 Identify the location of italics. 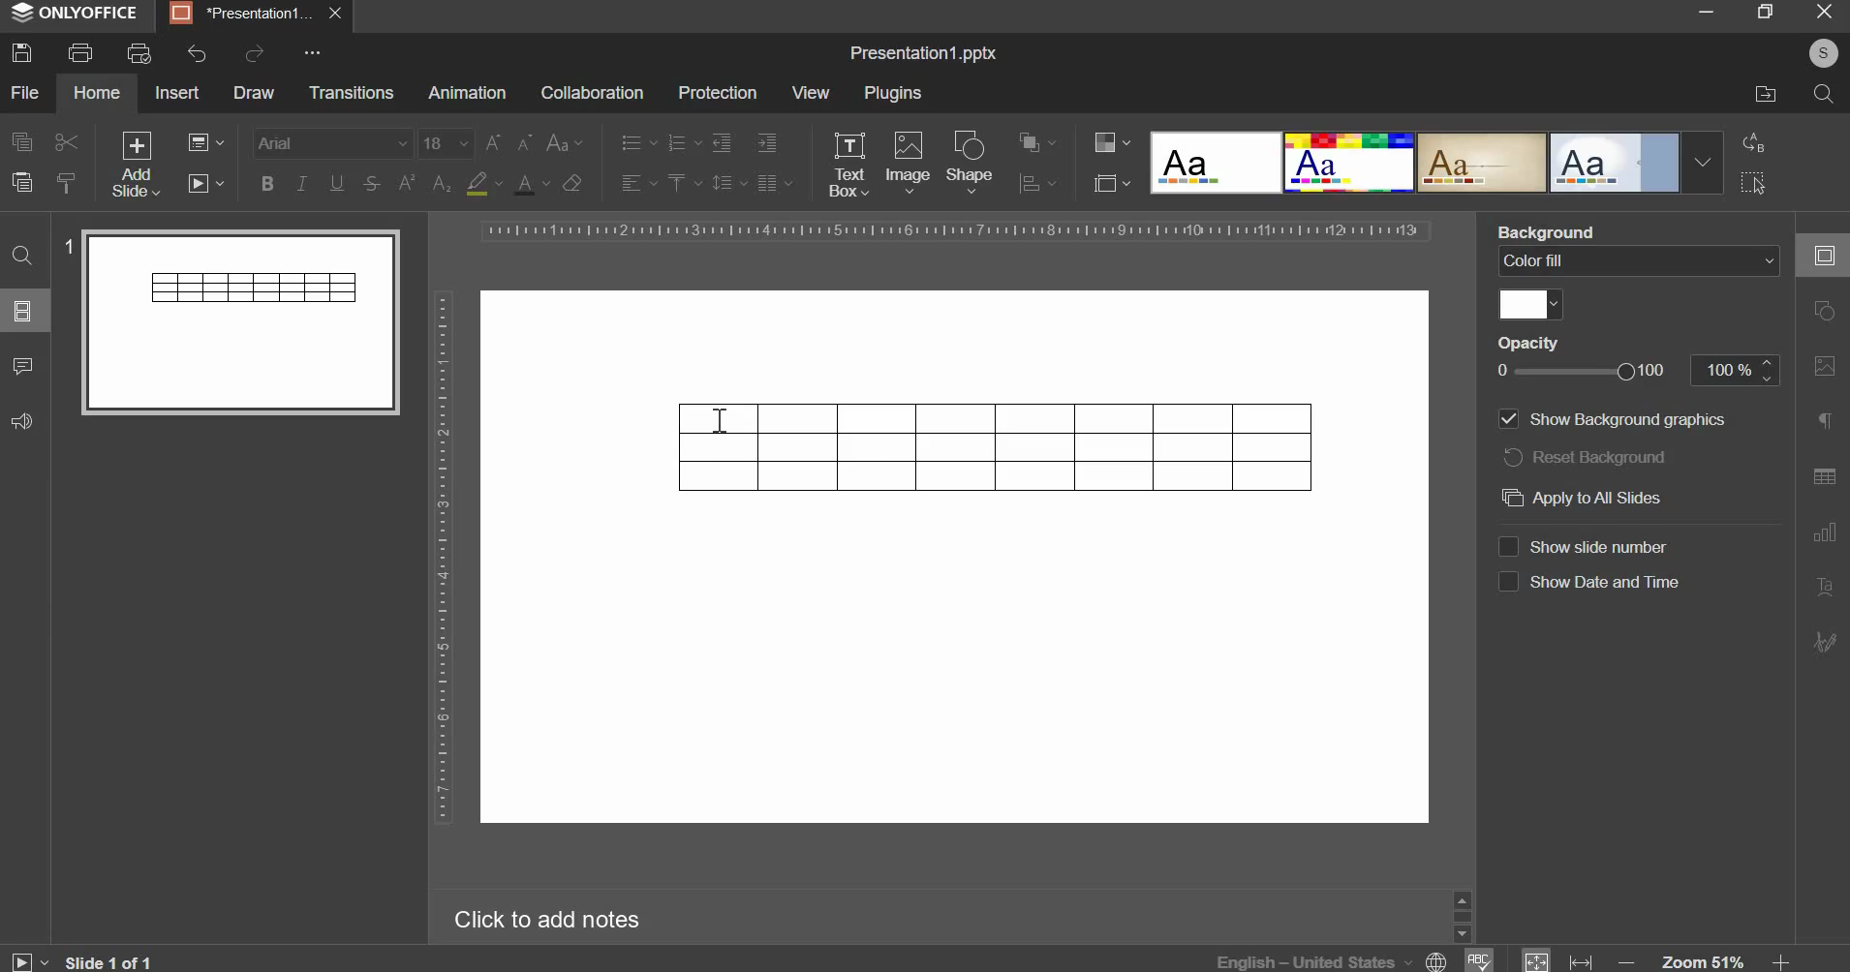
(301, 182).